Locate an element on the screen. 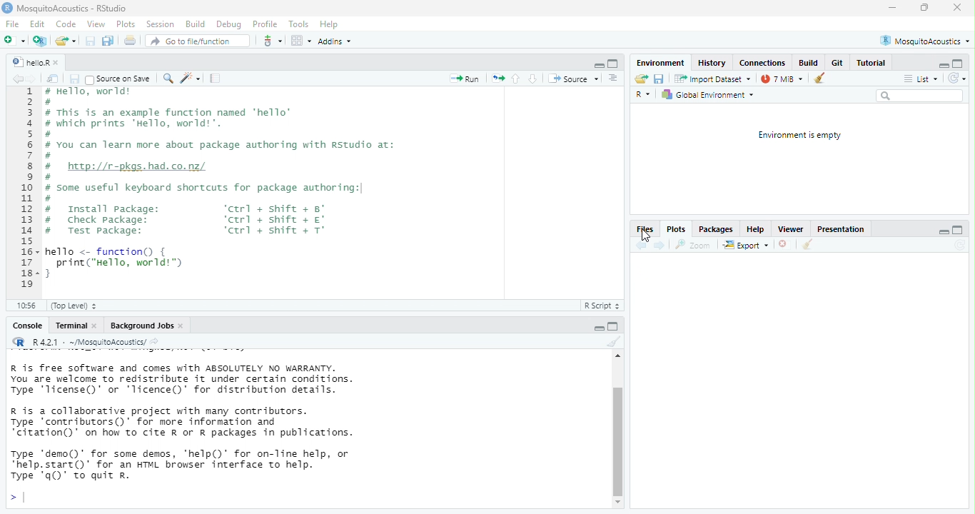 The image size is (975, 514). typing cursor is located at coordinates (21, 497).